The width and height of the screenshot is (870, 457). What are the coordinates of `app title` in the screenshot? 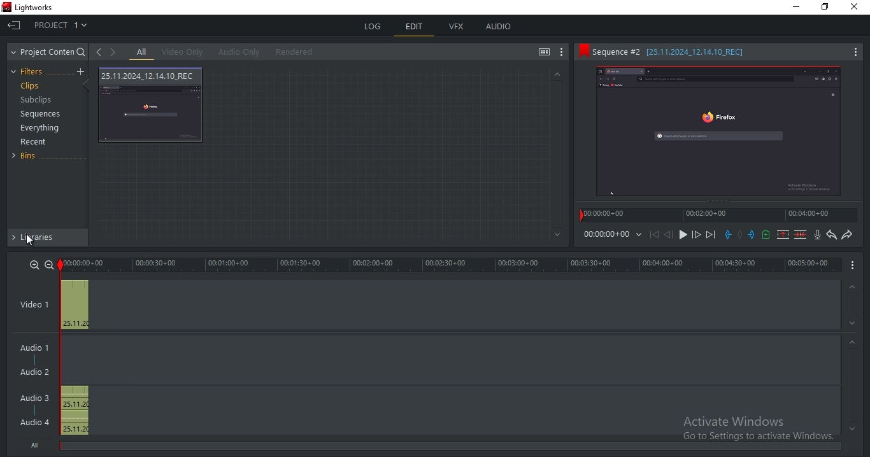 It's located at (30, 8).